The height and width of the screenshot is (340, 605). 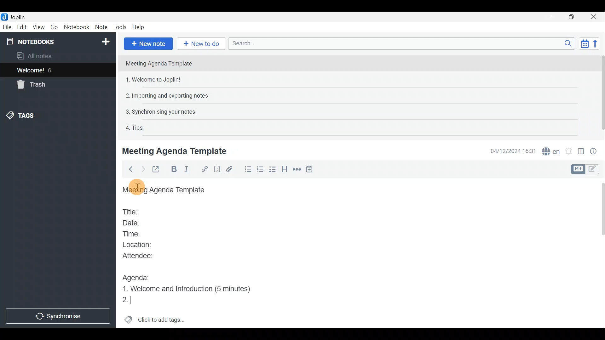 What do you see at coordinates (311, 170) in the screenshot?
I see `Insert time` at bounding box center [311, 170].